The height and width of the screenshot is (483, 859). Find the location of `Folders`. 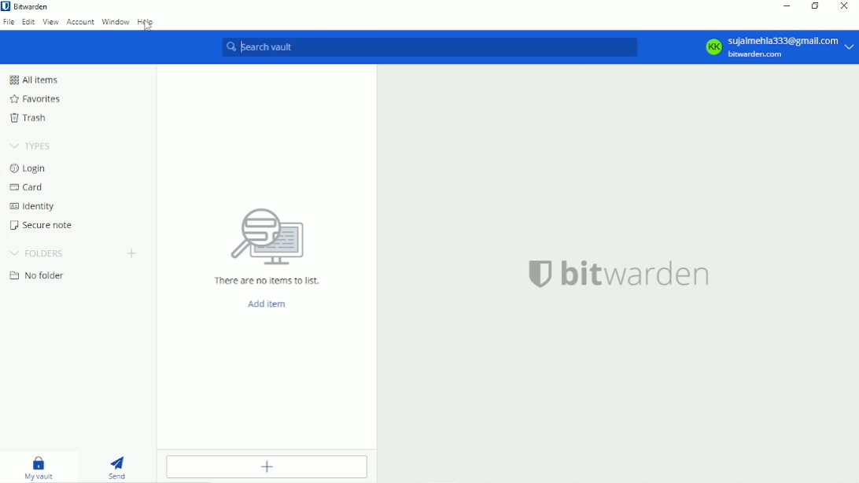

Folders is located at coordinates (38, 251).